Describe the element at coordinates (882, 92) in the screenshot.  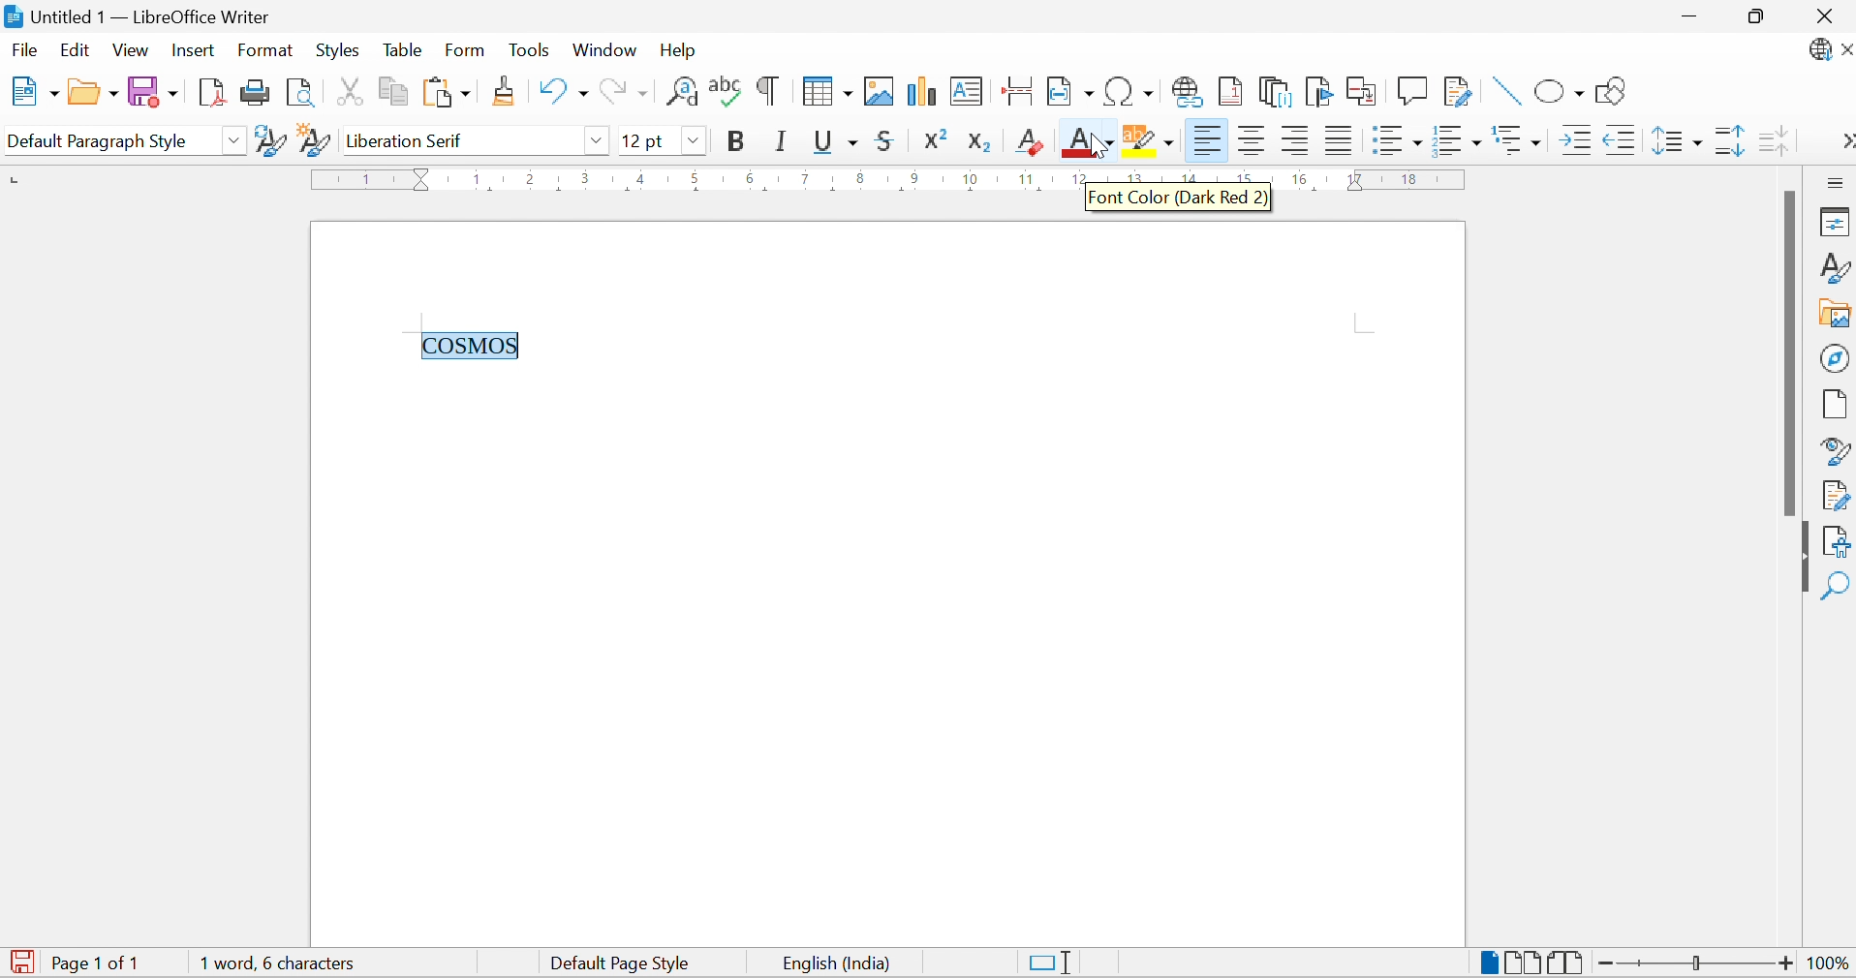
I see `Insert Image` at that location.